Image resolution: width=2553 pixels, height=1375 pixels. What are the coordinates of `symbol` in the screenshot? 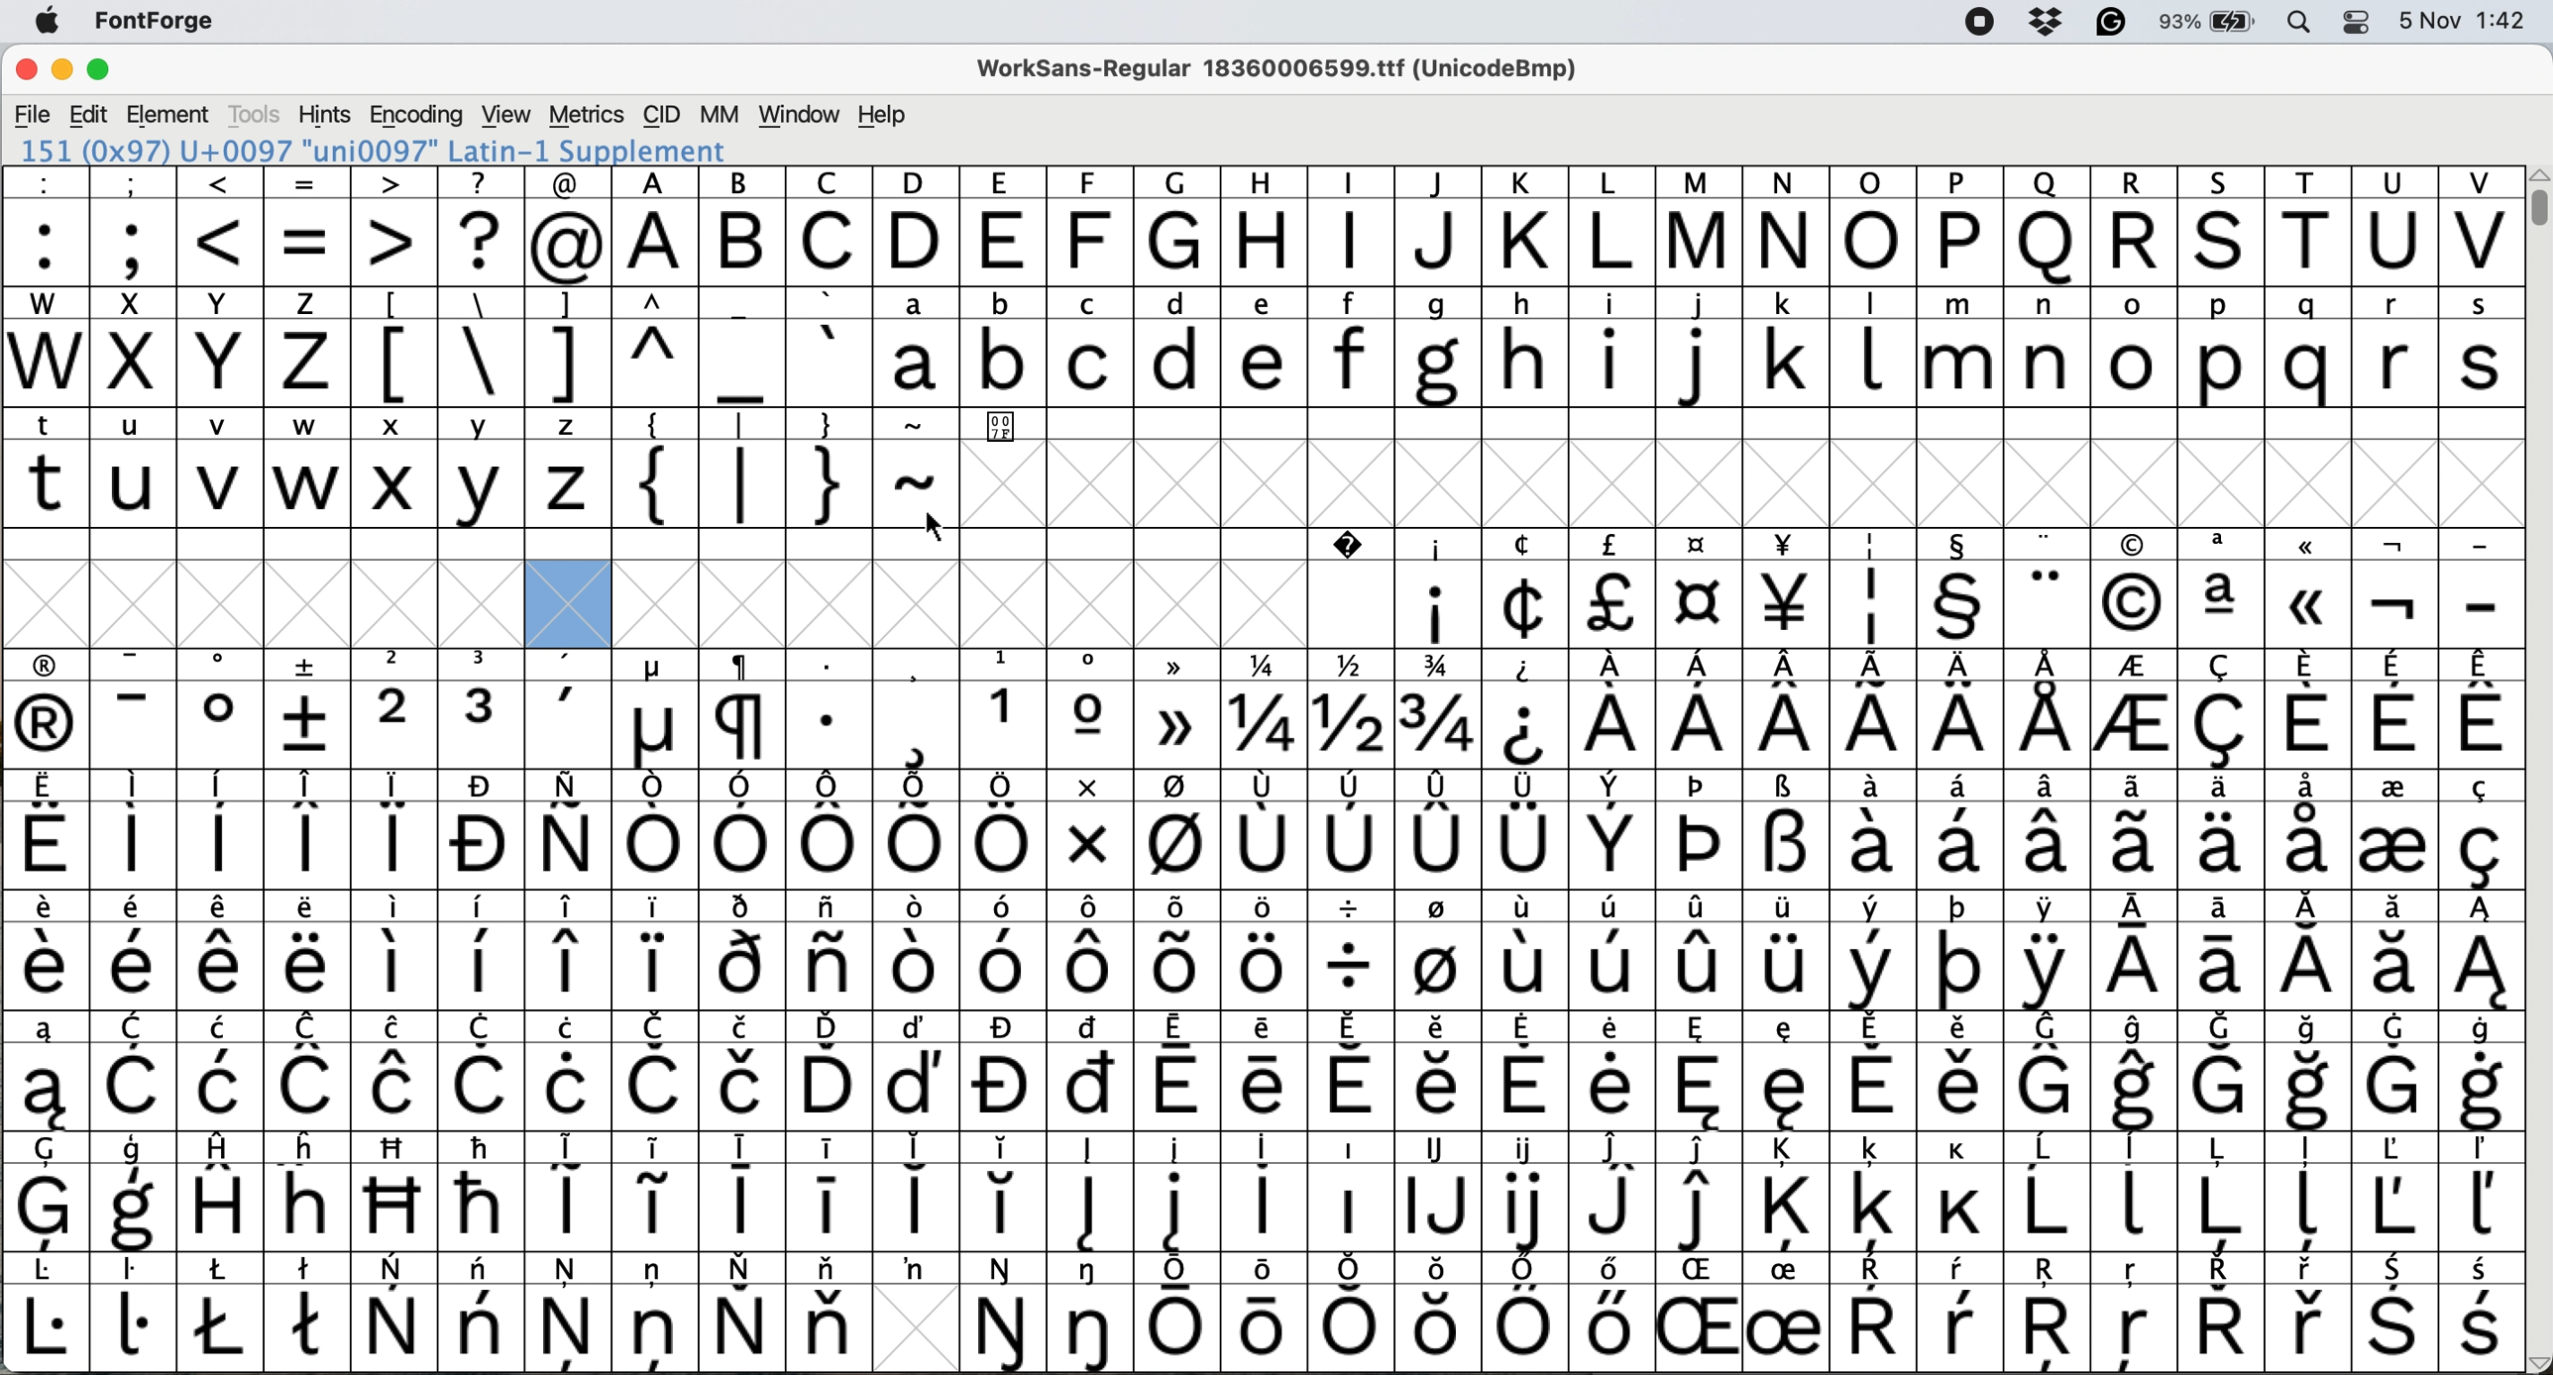 It's located at (1437, 1069).